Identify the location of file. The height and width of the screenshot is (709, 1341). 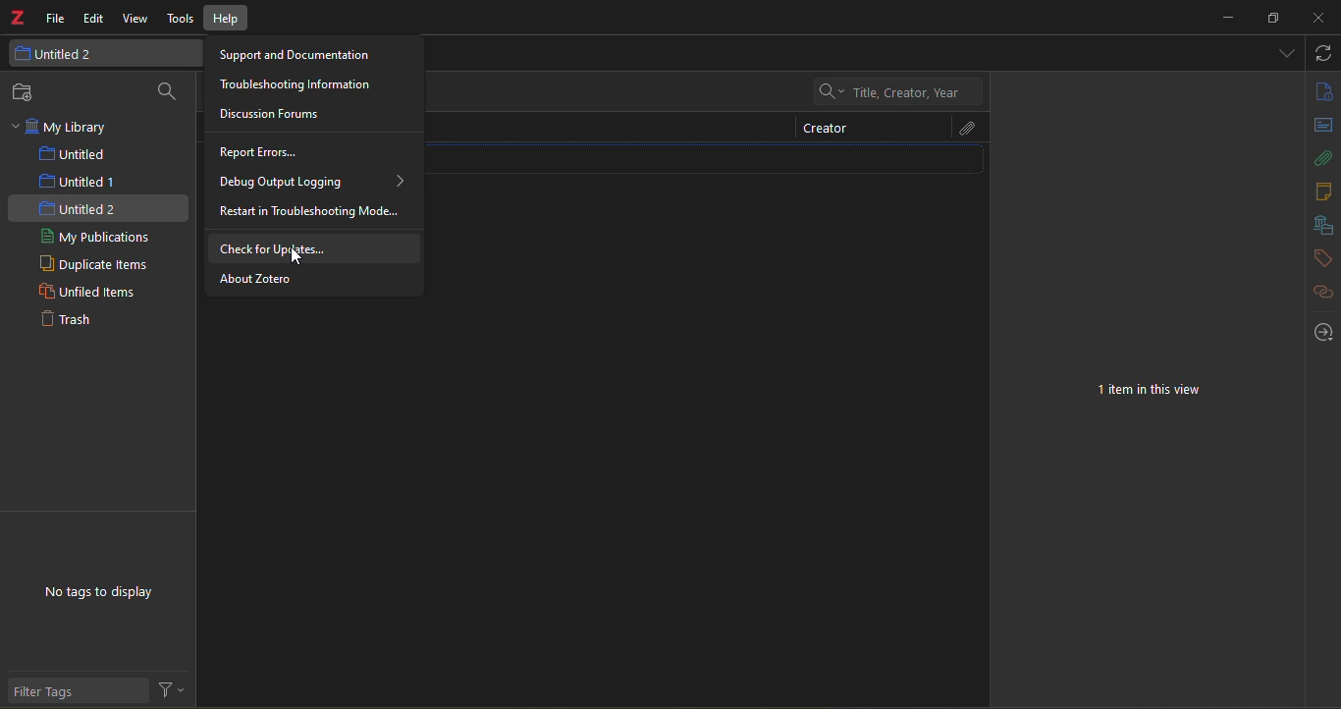
(56, 20).